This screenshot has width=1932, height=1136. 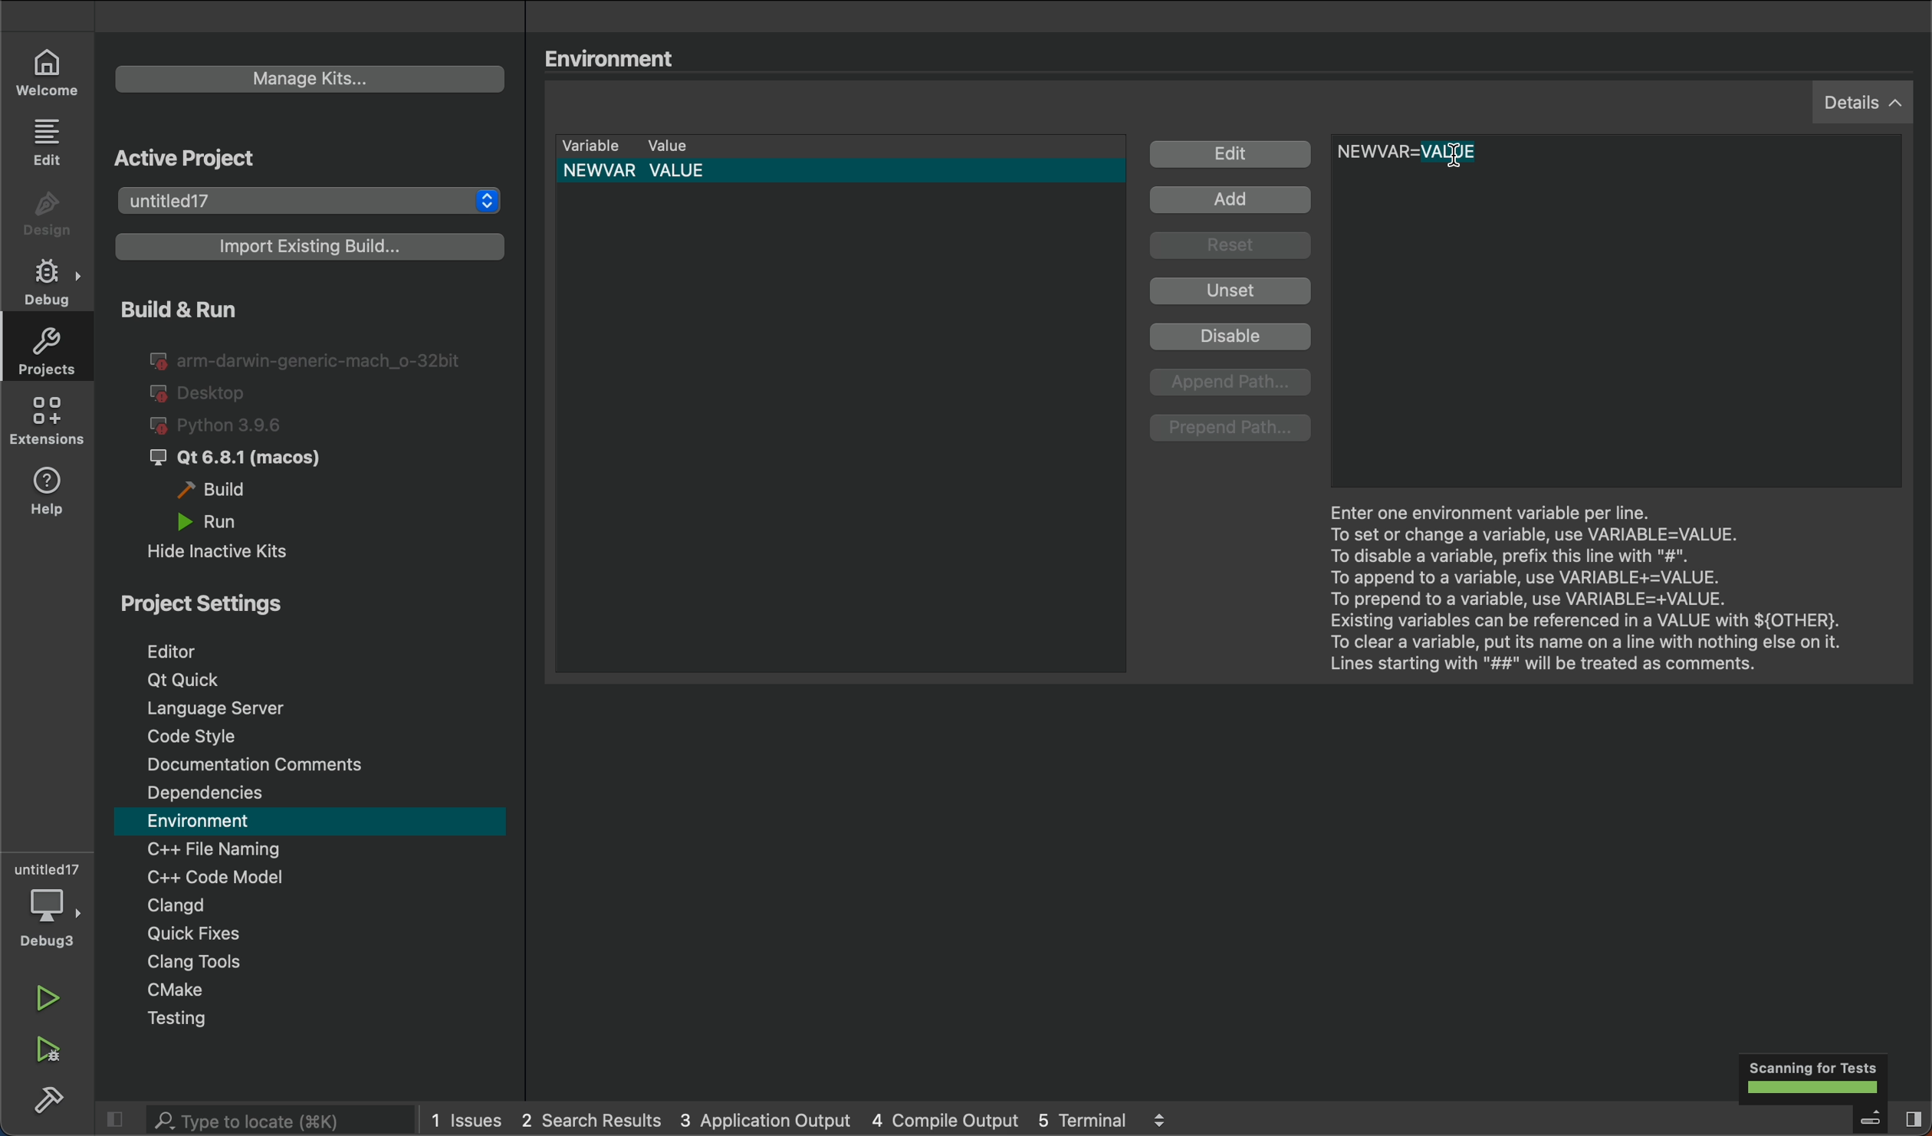 I want to click on prepend path, so click(x=1233, y=429).